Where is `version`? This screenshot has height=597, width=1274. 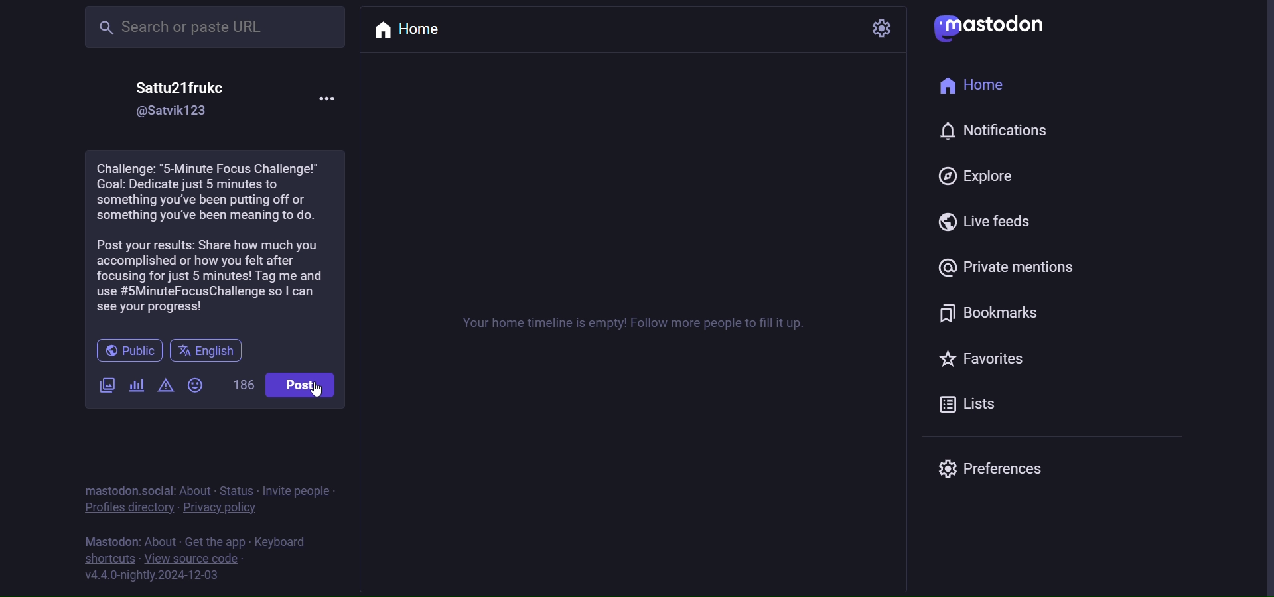 version is located at coordinates (149, 576).